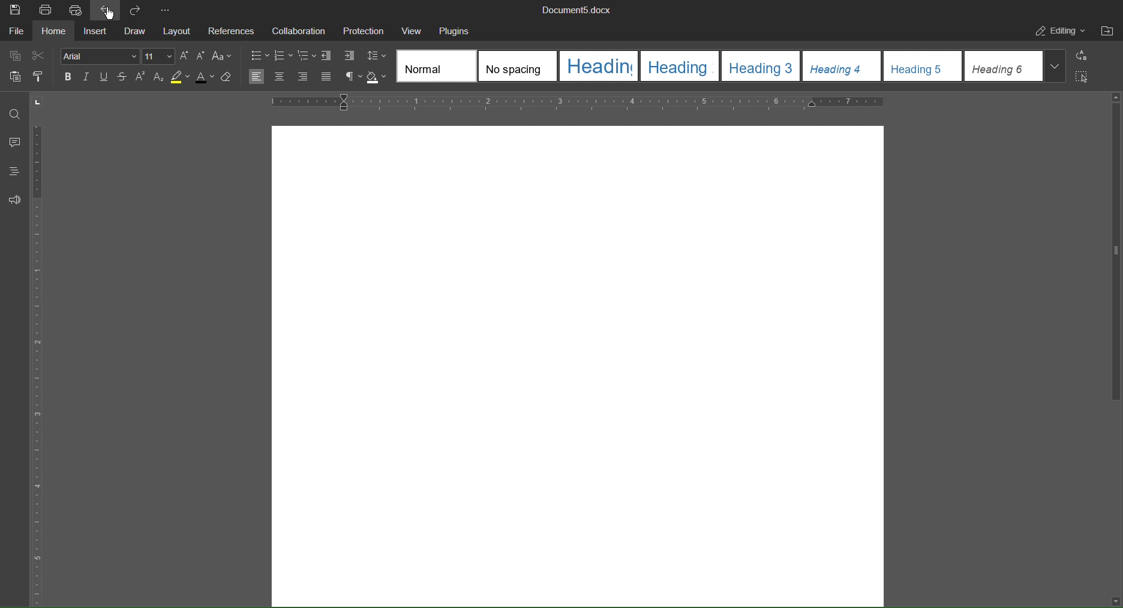 The image size is (1123, 608). What do you see at coordinates (376, 56) in the screenshot?
I see `Line Spacing` at bounding box center [376, 56].